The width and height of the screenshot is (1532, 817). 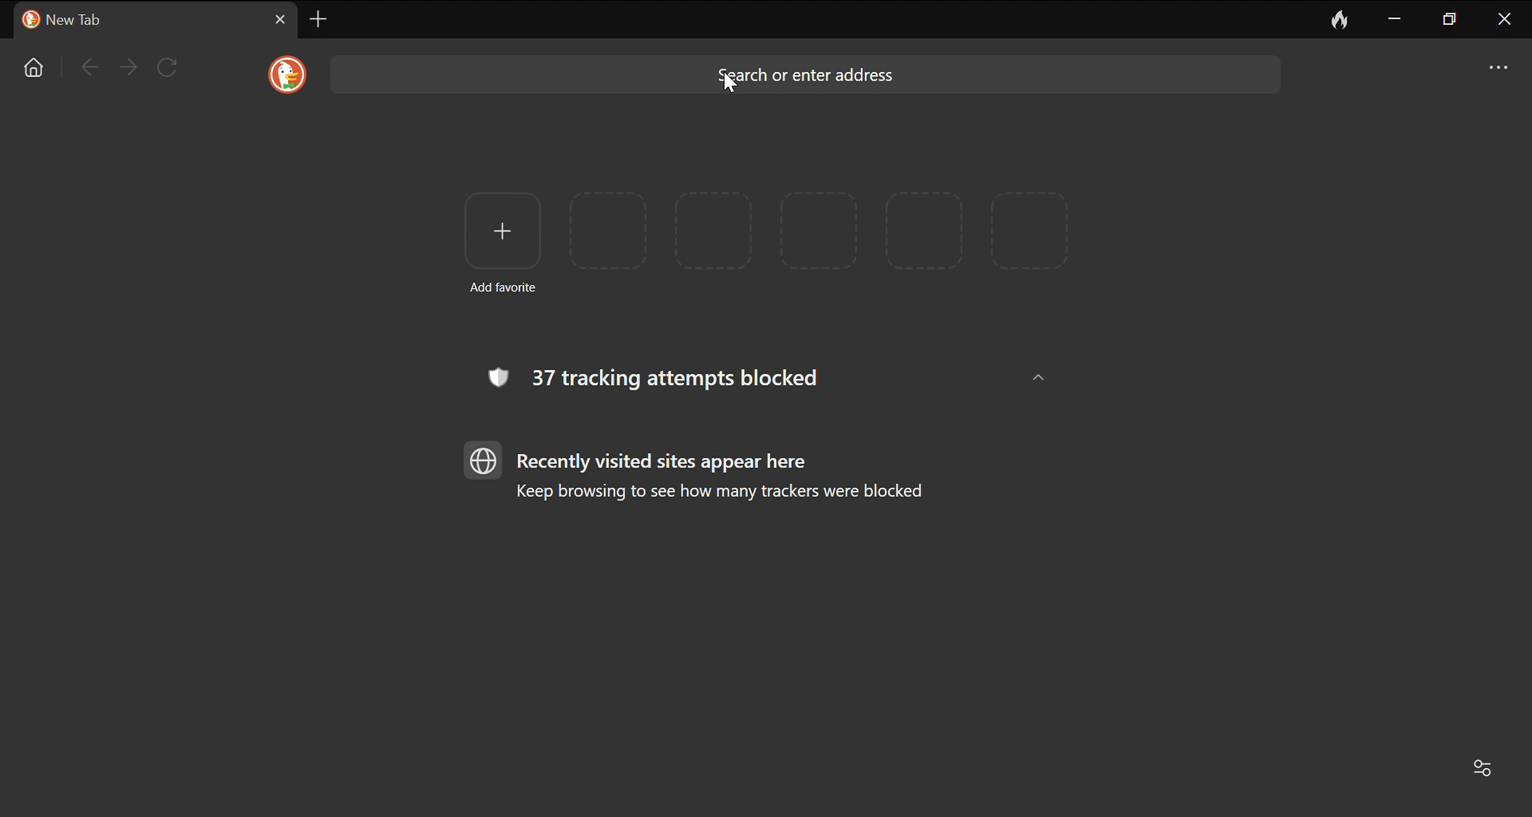 What do you see at coordinates (281, 19) in the screenshot?
I see `Close current tab` at bounding box center [281, 19].